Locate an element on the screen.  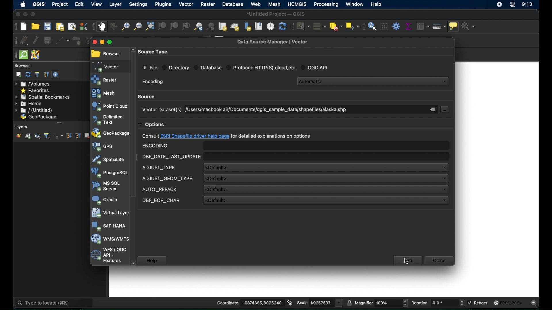
show layout manager is located at coordinates (71, 26).